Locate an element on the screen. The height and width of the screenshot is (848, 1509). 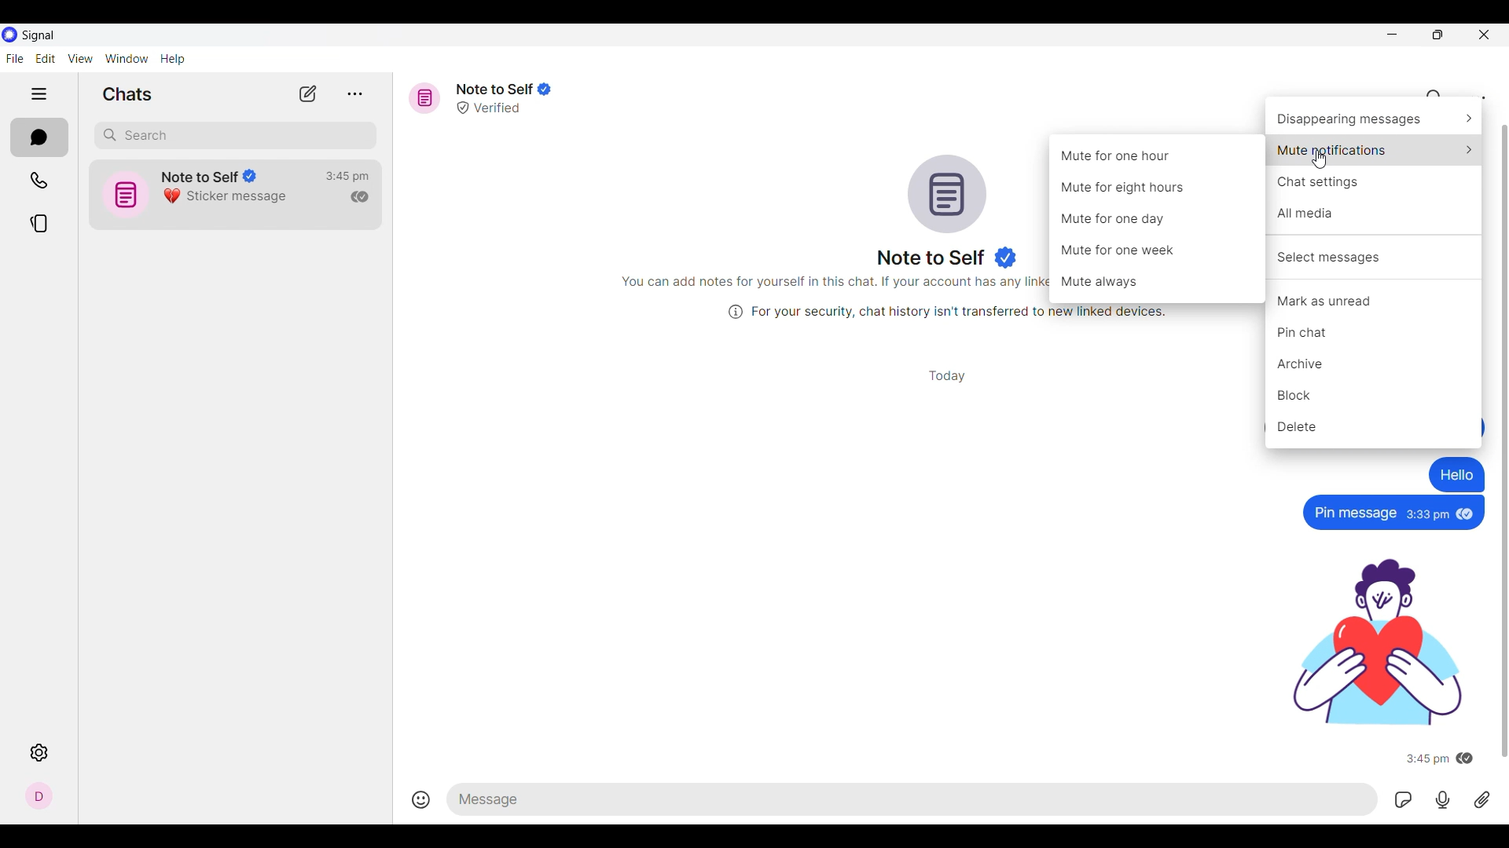
New chat is located at coordinates (308, 94).